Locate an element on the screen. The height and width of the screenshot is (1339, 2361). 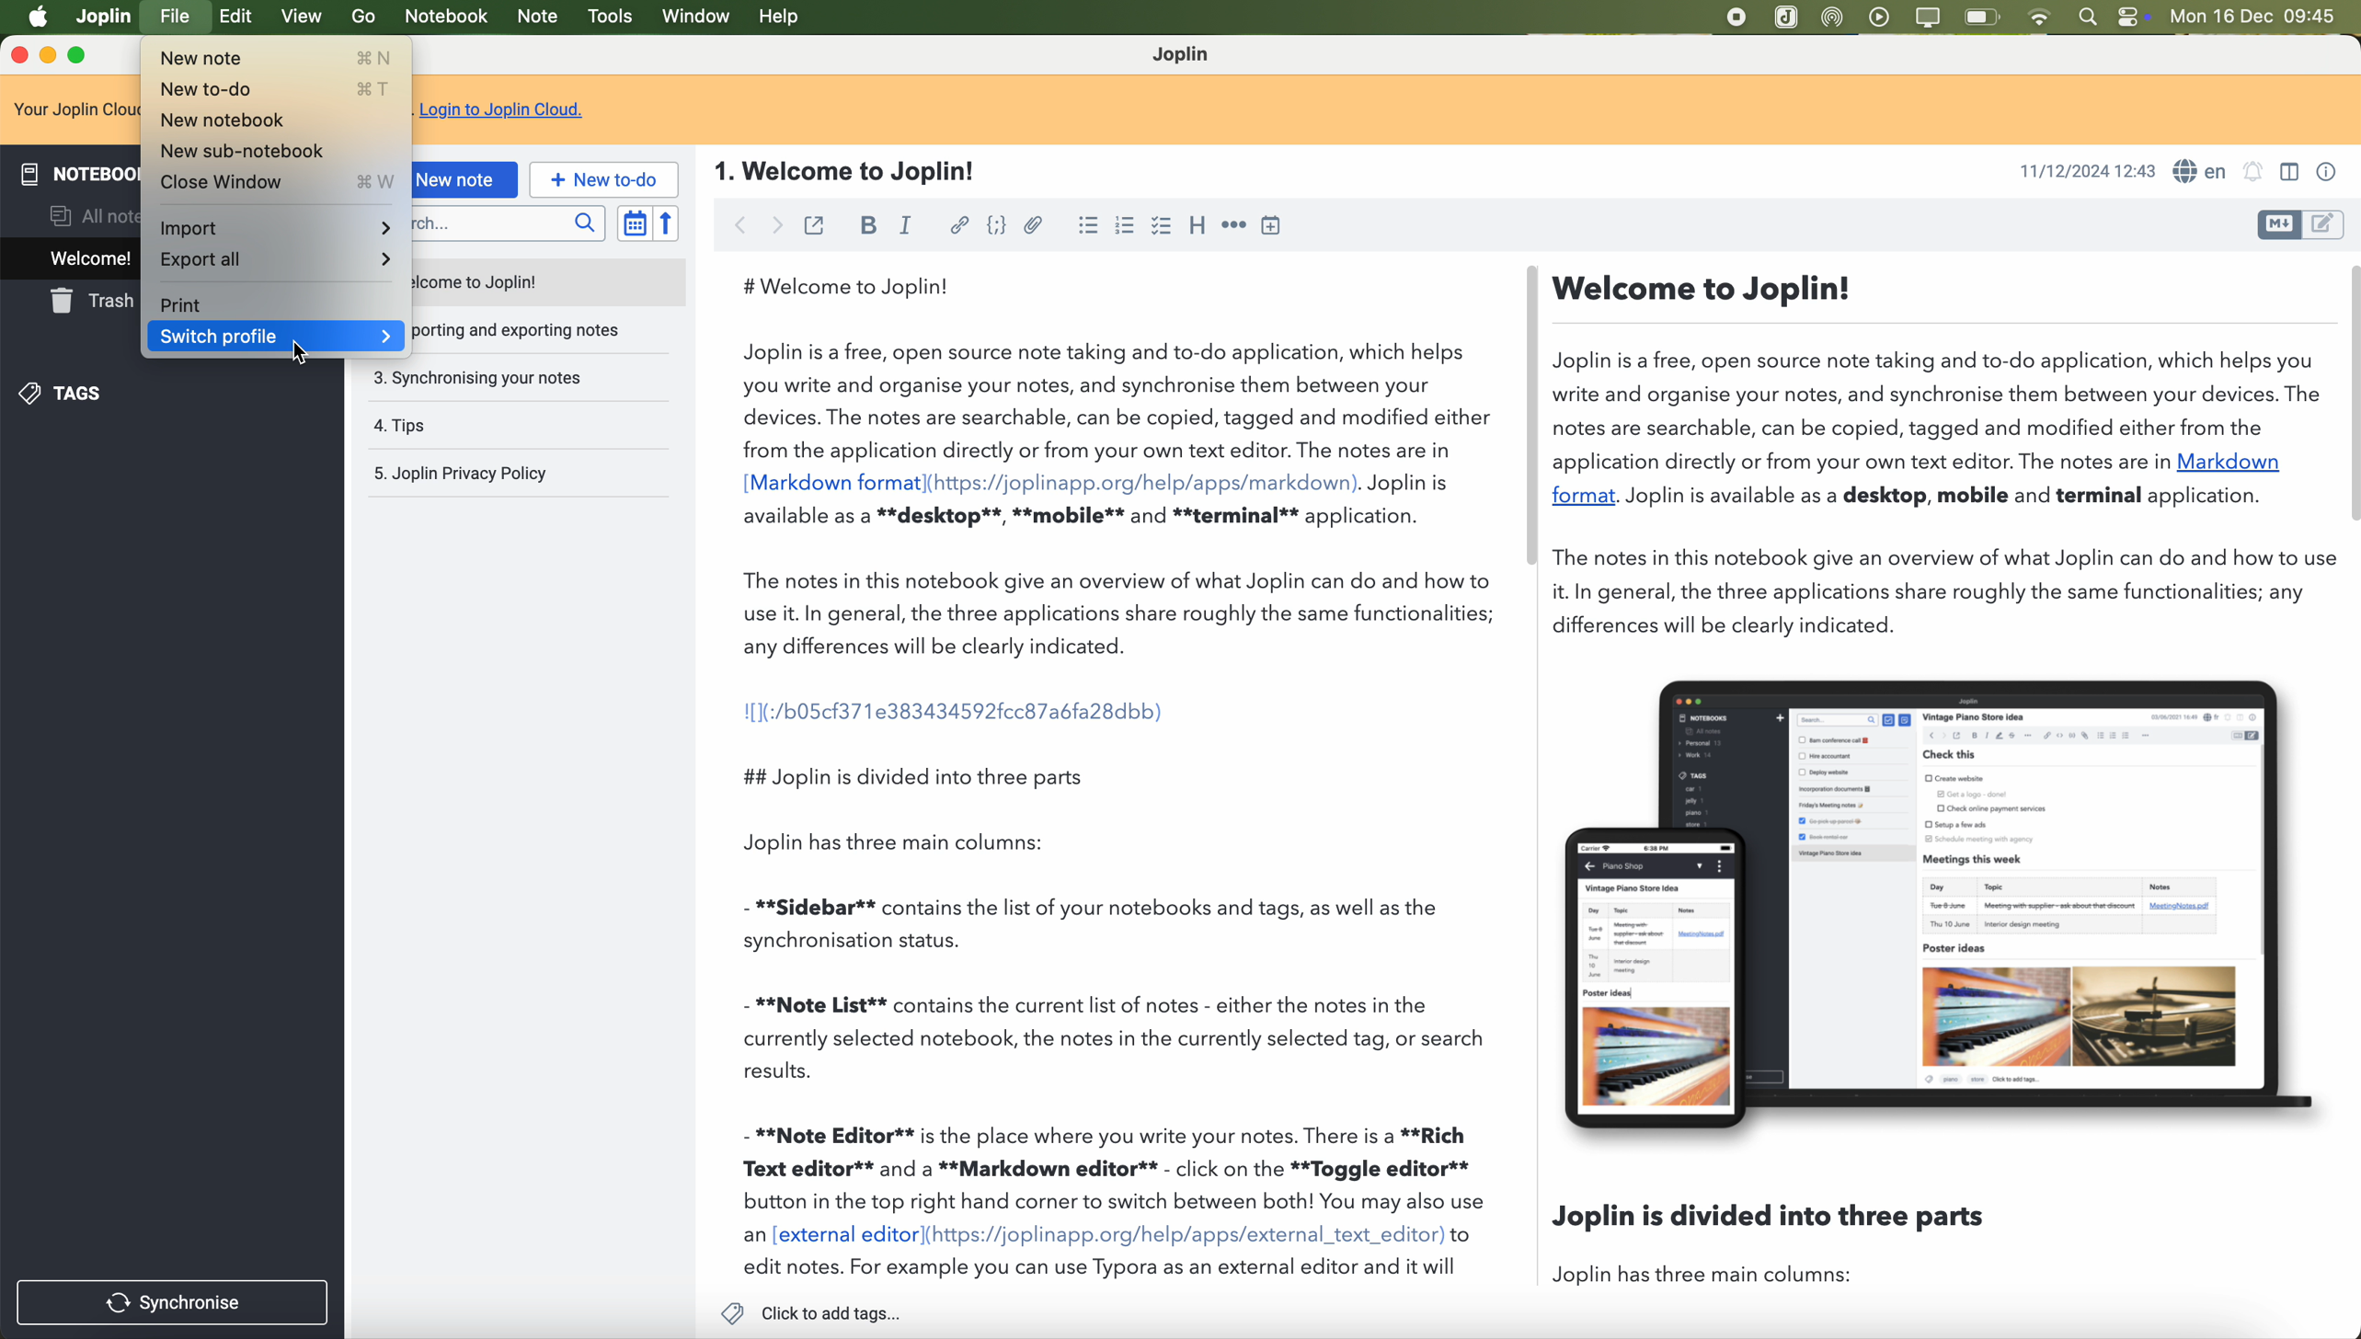
Joplin is a free, open source note taking and to-do application, which helps
you write and organise your notes, and synchronise them between your
devices. The notes are searchable, can be copied, tagged and modified either
from the application directly or from your own text editor. The notes are in is located at coordinates (1117, 401).